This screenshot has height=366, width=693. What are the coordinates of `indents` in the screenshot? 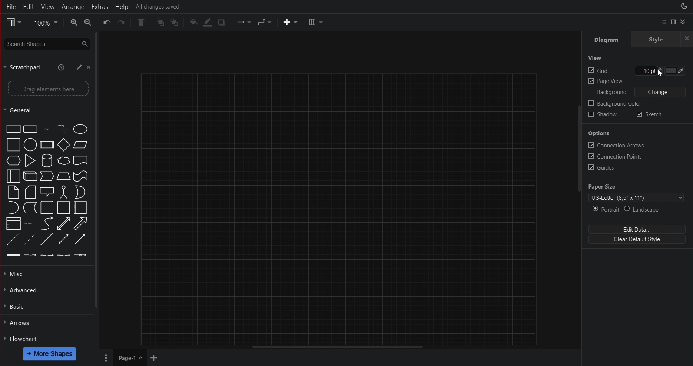 It's located at (43, 255).